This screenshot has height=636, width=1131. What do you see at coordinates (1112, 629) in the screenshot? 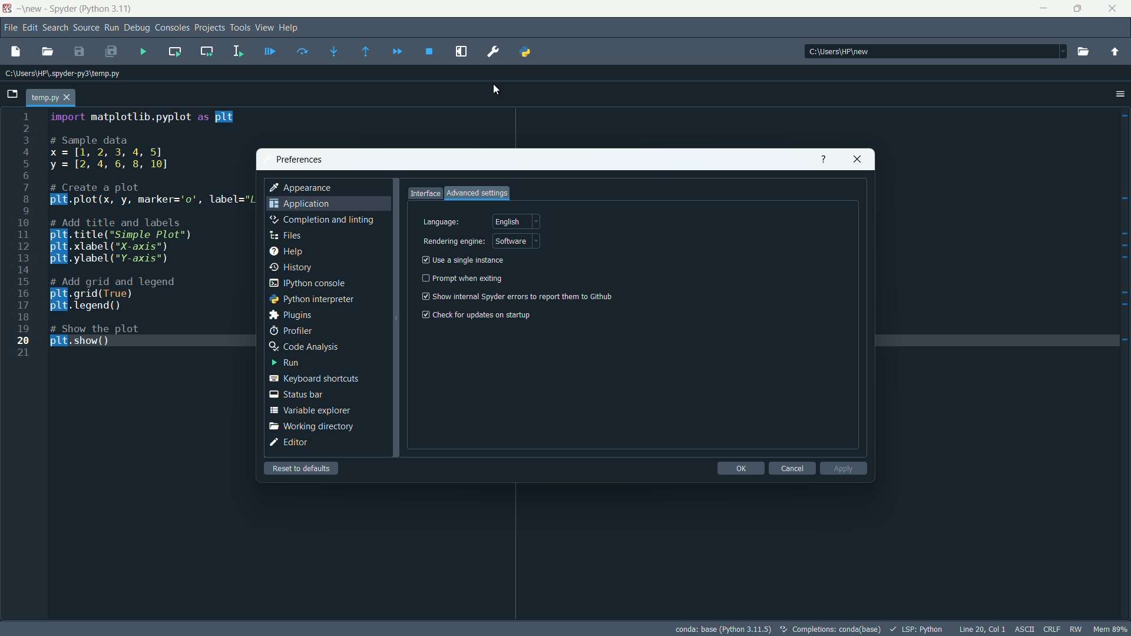
I see `memory usage` at bounding box center [1112, 629].